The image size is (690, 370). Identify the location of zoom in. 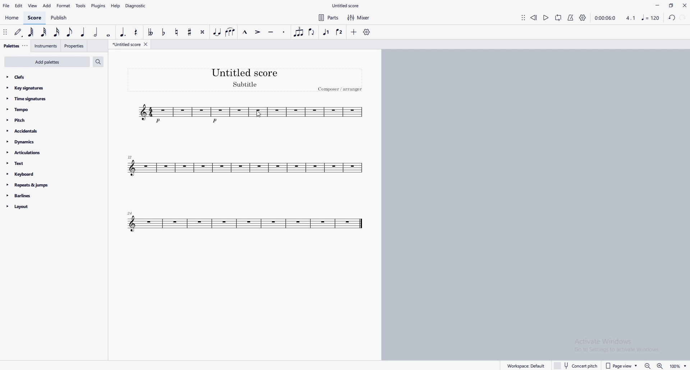
(661, 366).